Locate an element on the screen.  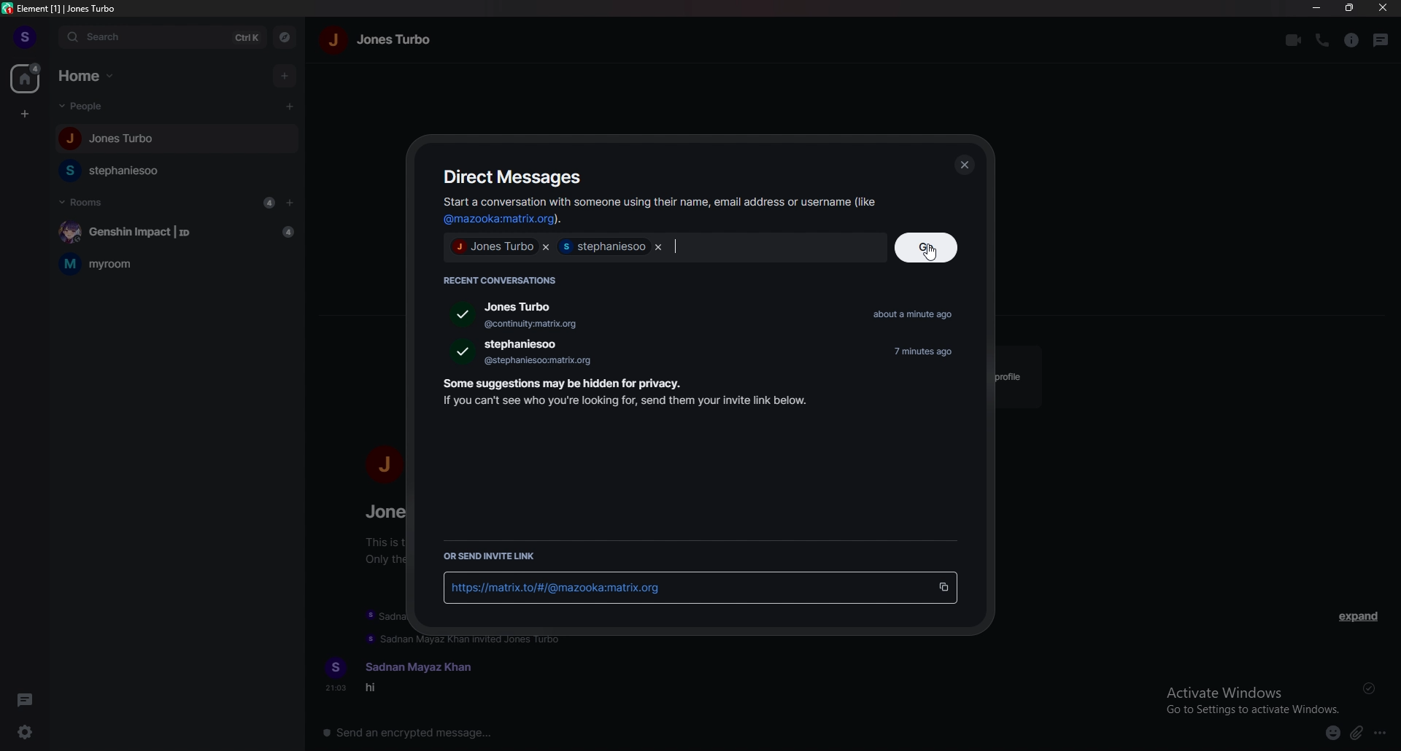
create space is located at coordinates (26, 115).